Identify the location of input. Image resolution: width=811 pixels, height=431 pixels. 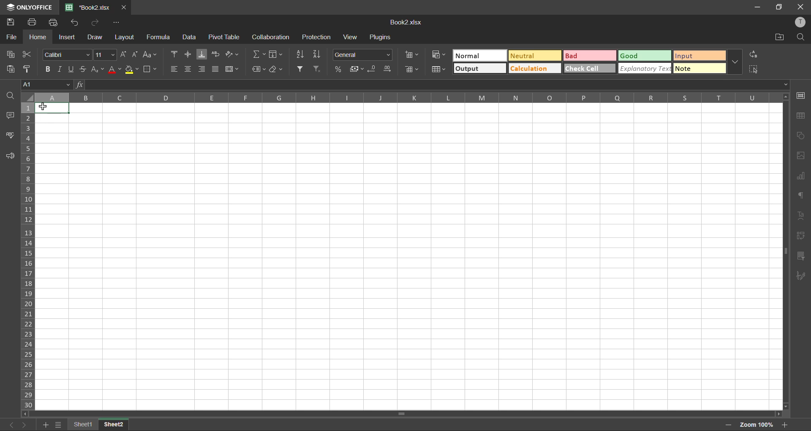
(698, 56).